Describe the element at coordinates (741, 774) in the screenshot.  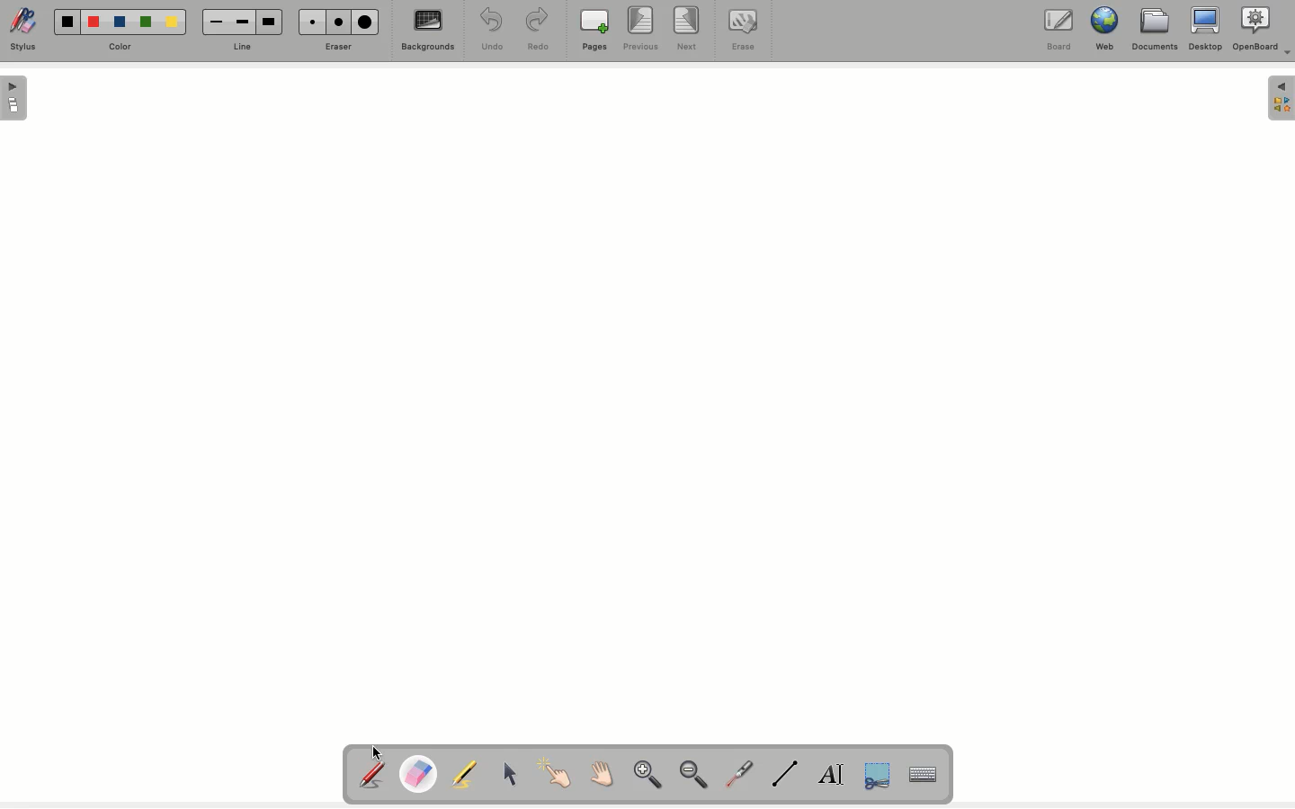
I see `Laser` at that location.